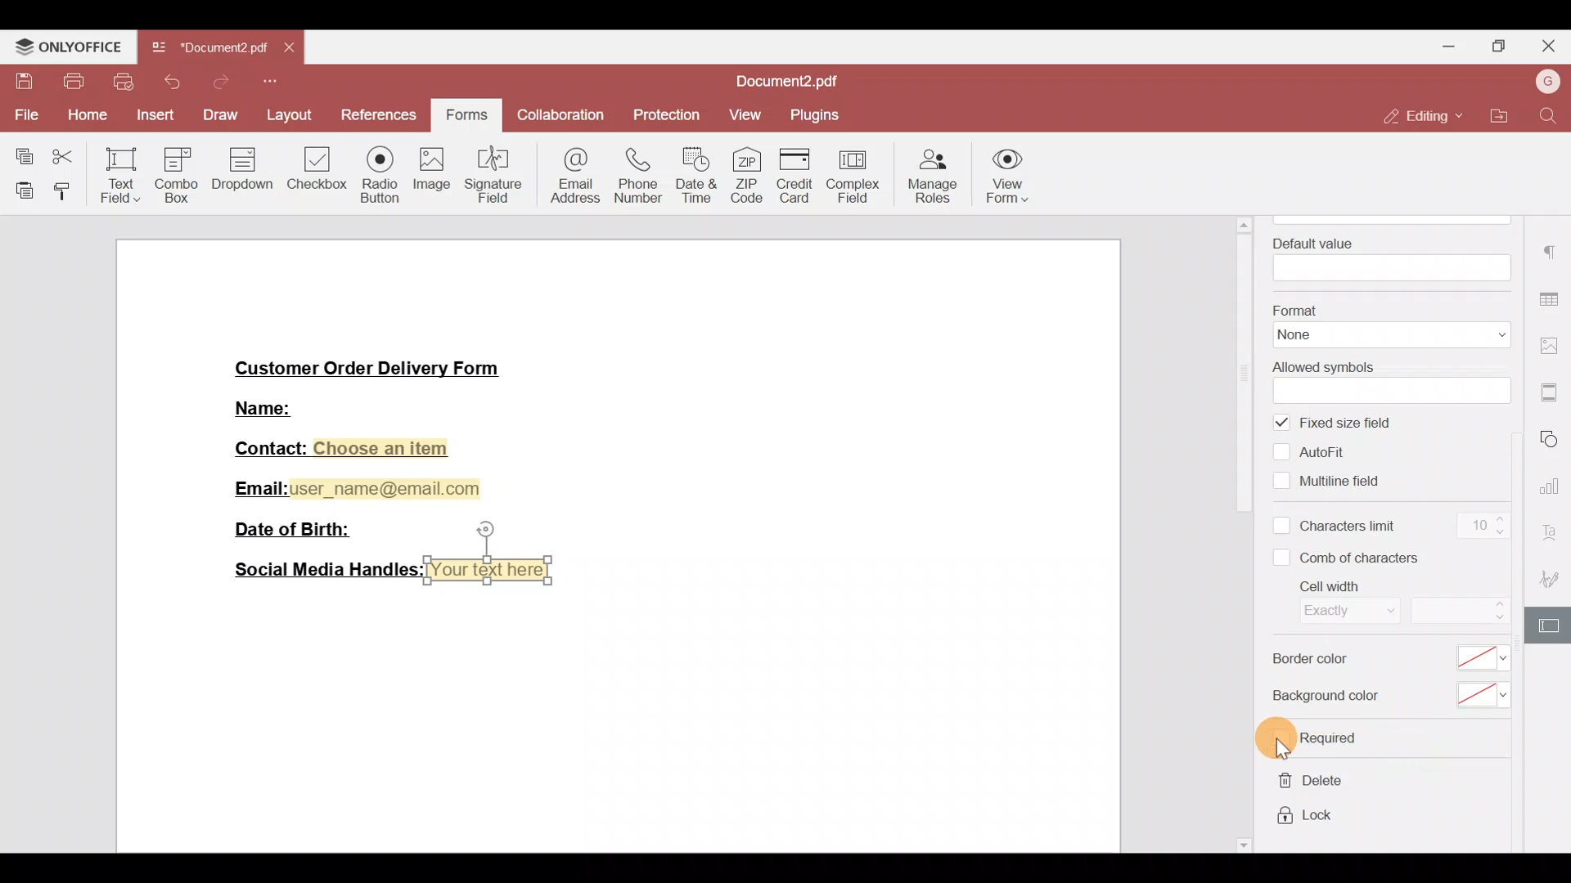  I want to click on File, so click(25, 114).